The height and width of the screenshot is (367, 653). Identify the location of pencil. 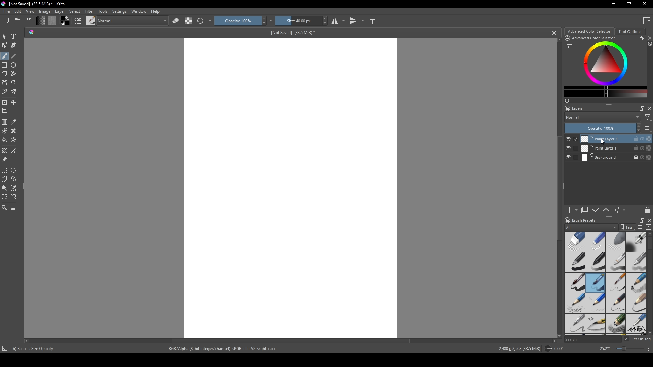
(636, 283).